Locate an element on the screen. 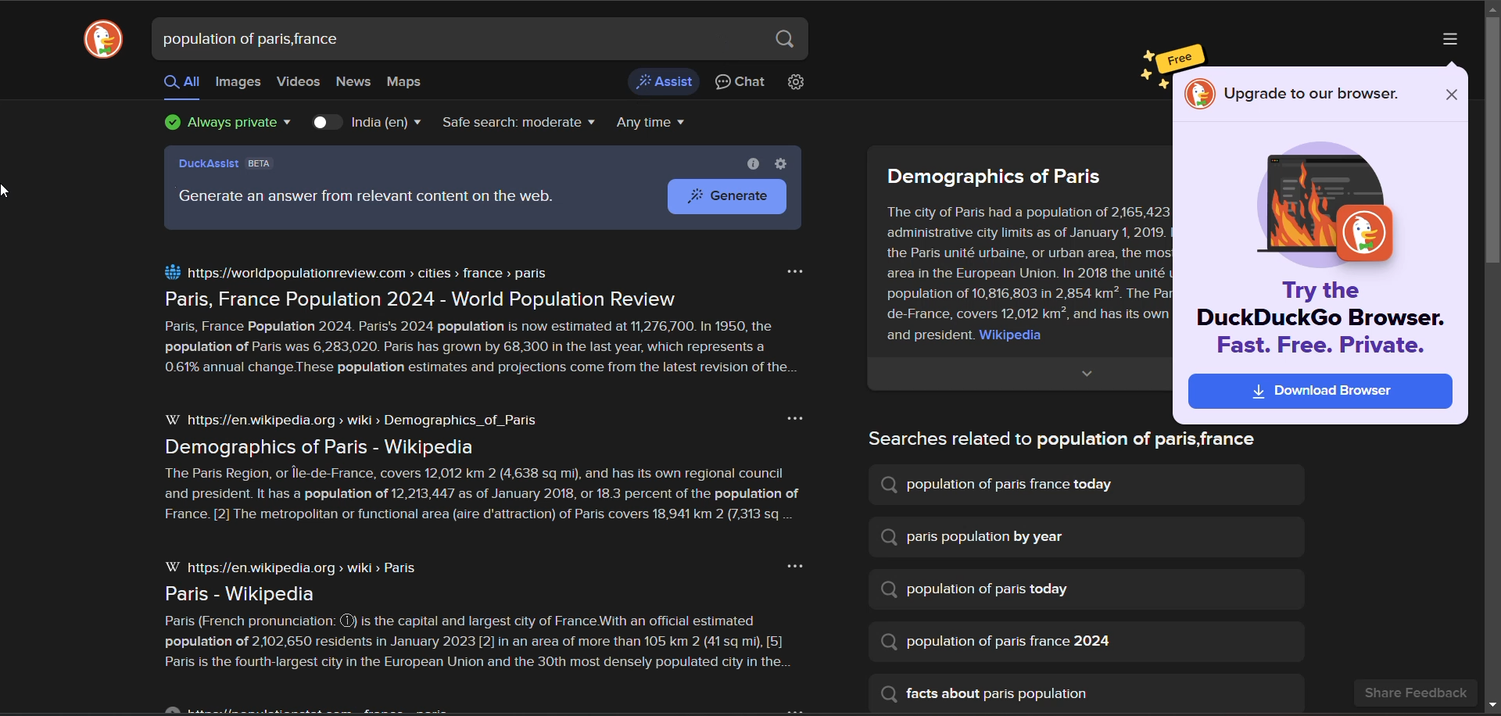 This screenshot has width=1501, height=716. Paris, France Population 2024. Paris's 2024 population is now estimated at 11,276,700. In 1950, the
population of Paris was 6,283,020. Paris has grown by 68,300 in the last year, which represents a
0.61% annual change These population estimates and projections come from the latest revision of the... is located at coordinates (484, 350).